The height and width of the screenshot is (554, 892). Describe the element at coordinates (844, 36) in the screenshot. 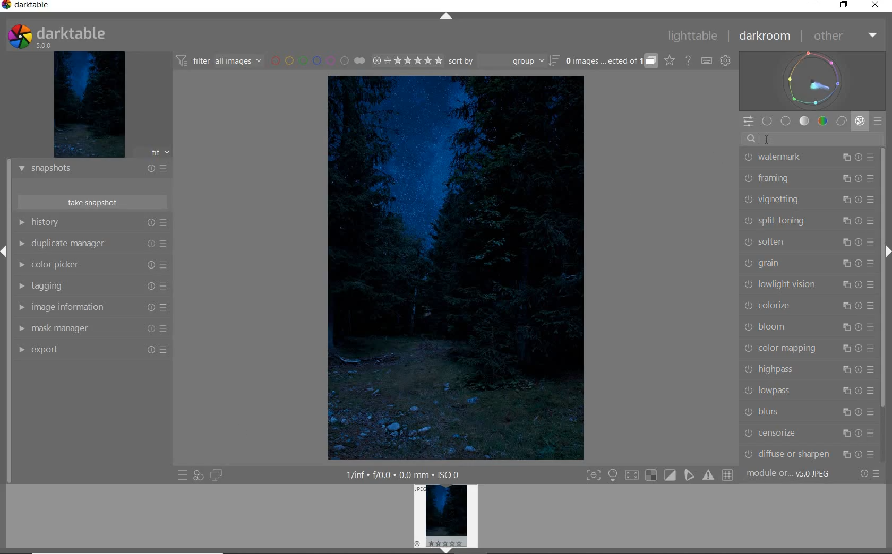

I see `OTHER` at that location.